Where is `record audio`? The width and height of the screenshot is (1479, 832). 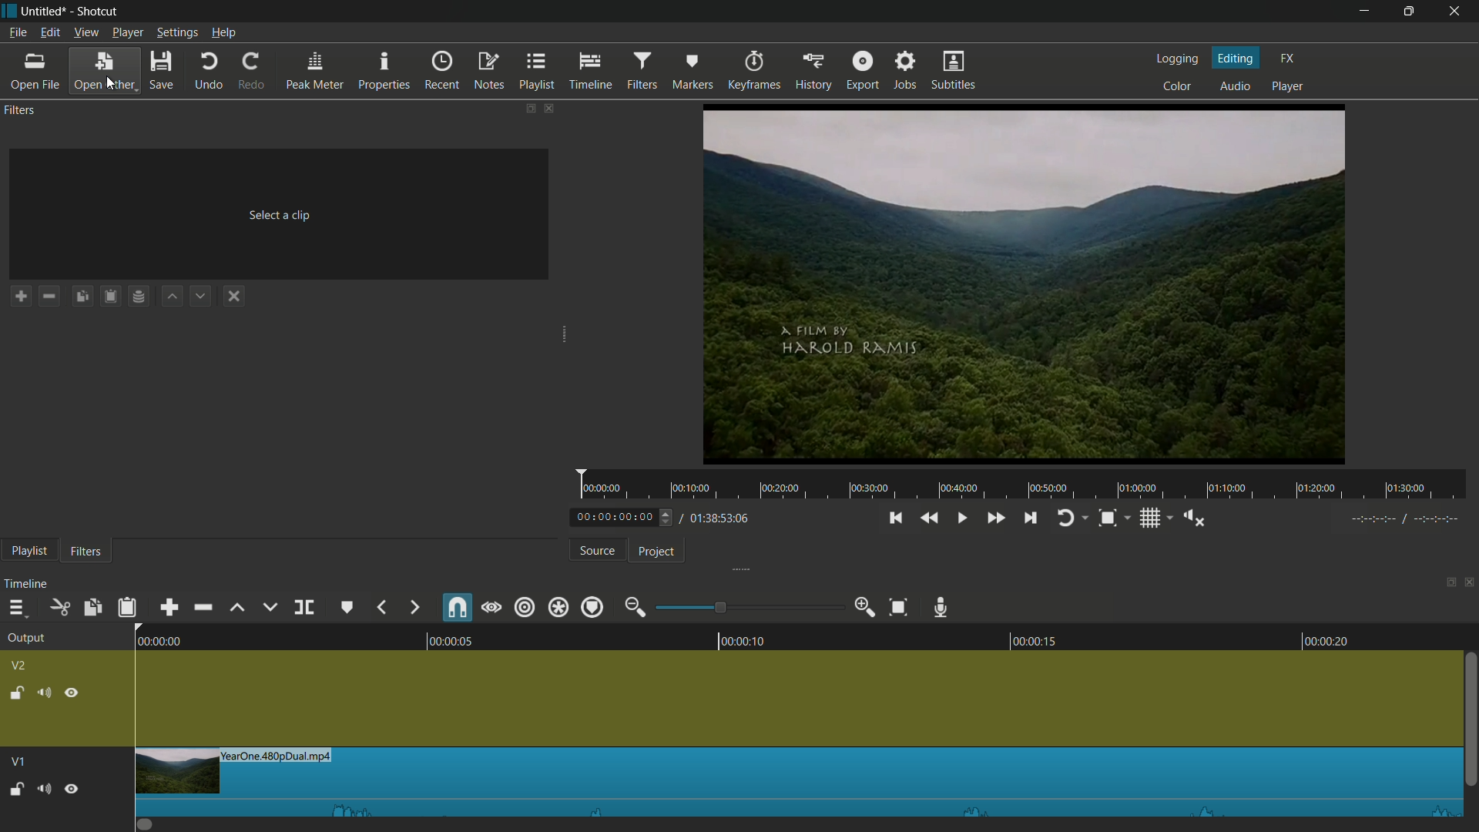 record audio is located at coordinates (942, 606).